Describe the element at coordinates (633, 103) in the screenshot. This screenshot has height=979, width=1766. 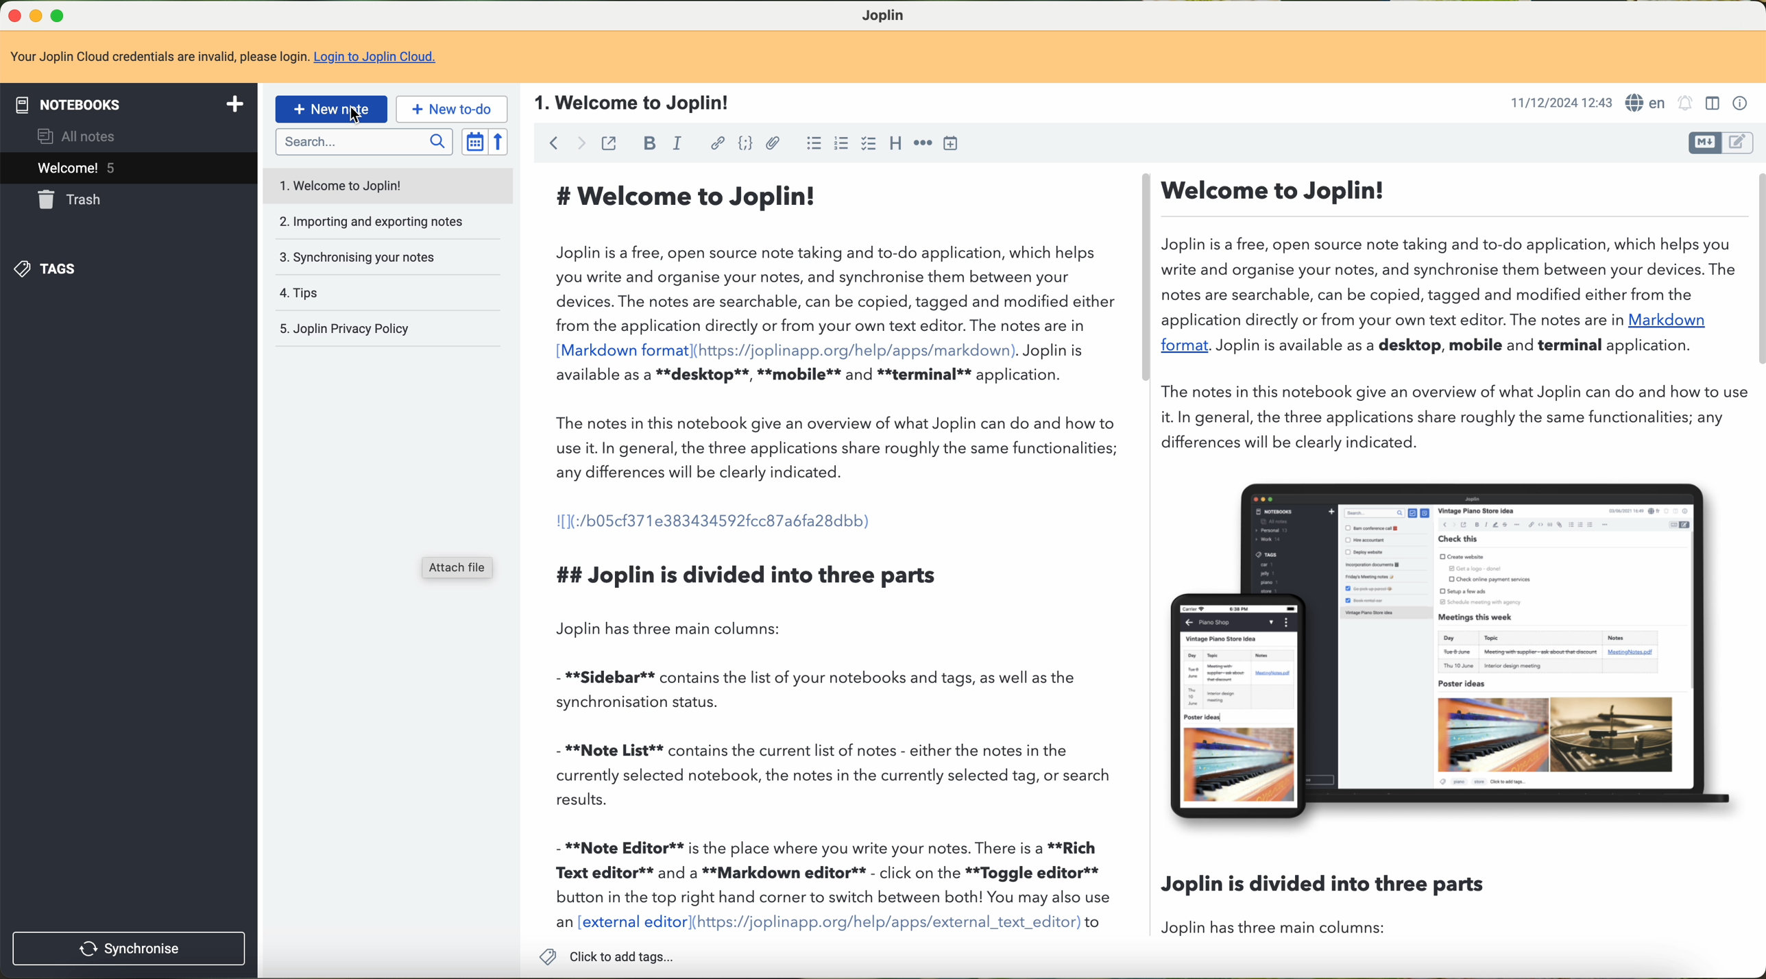
I see `title: Welcome to Joplin` at that location.